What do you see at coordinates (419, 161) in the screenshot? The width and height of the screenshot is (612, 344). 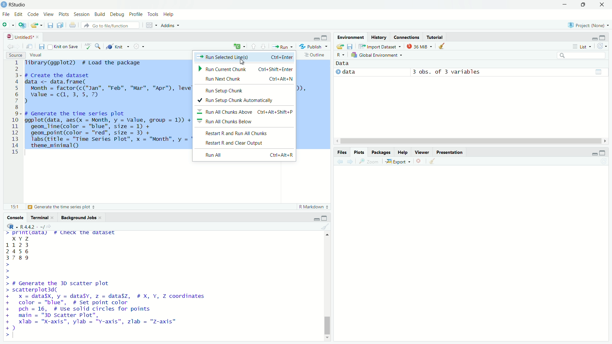 I see `remove the current plot` at bounding box center [419, 161].